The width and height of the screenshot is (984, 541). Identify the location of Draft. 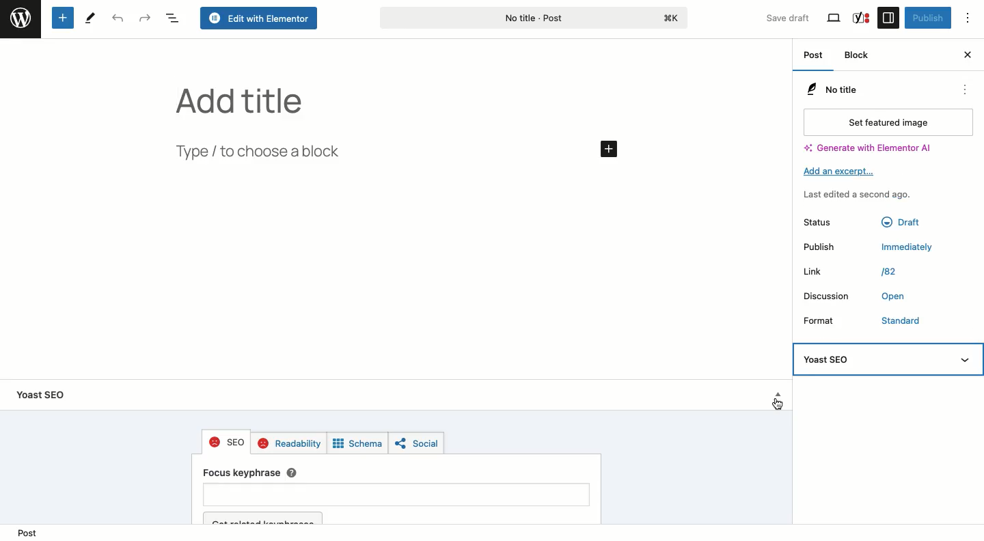
(899, 220).